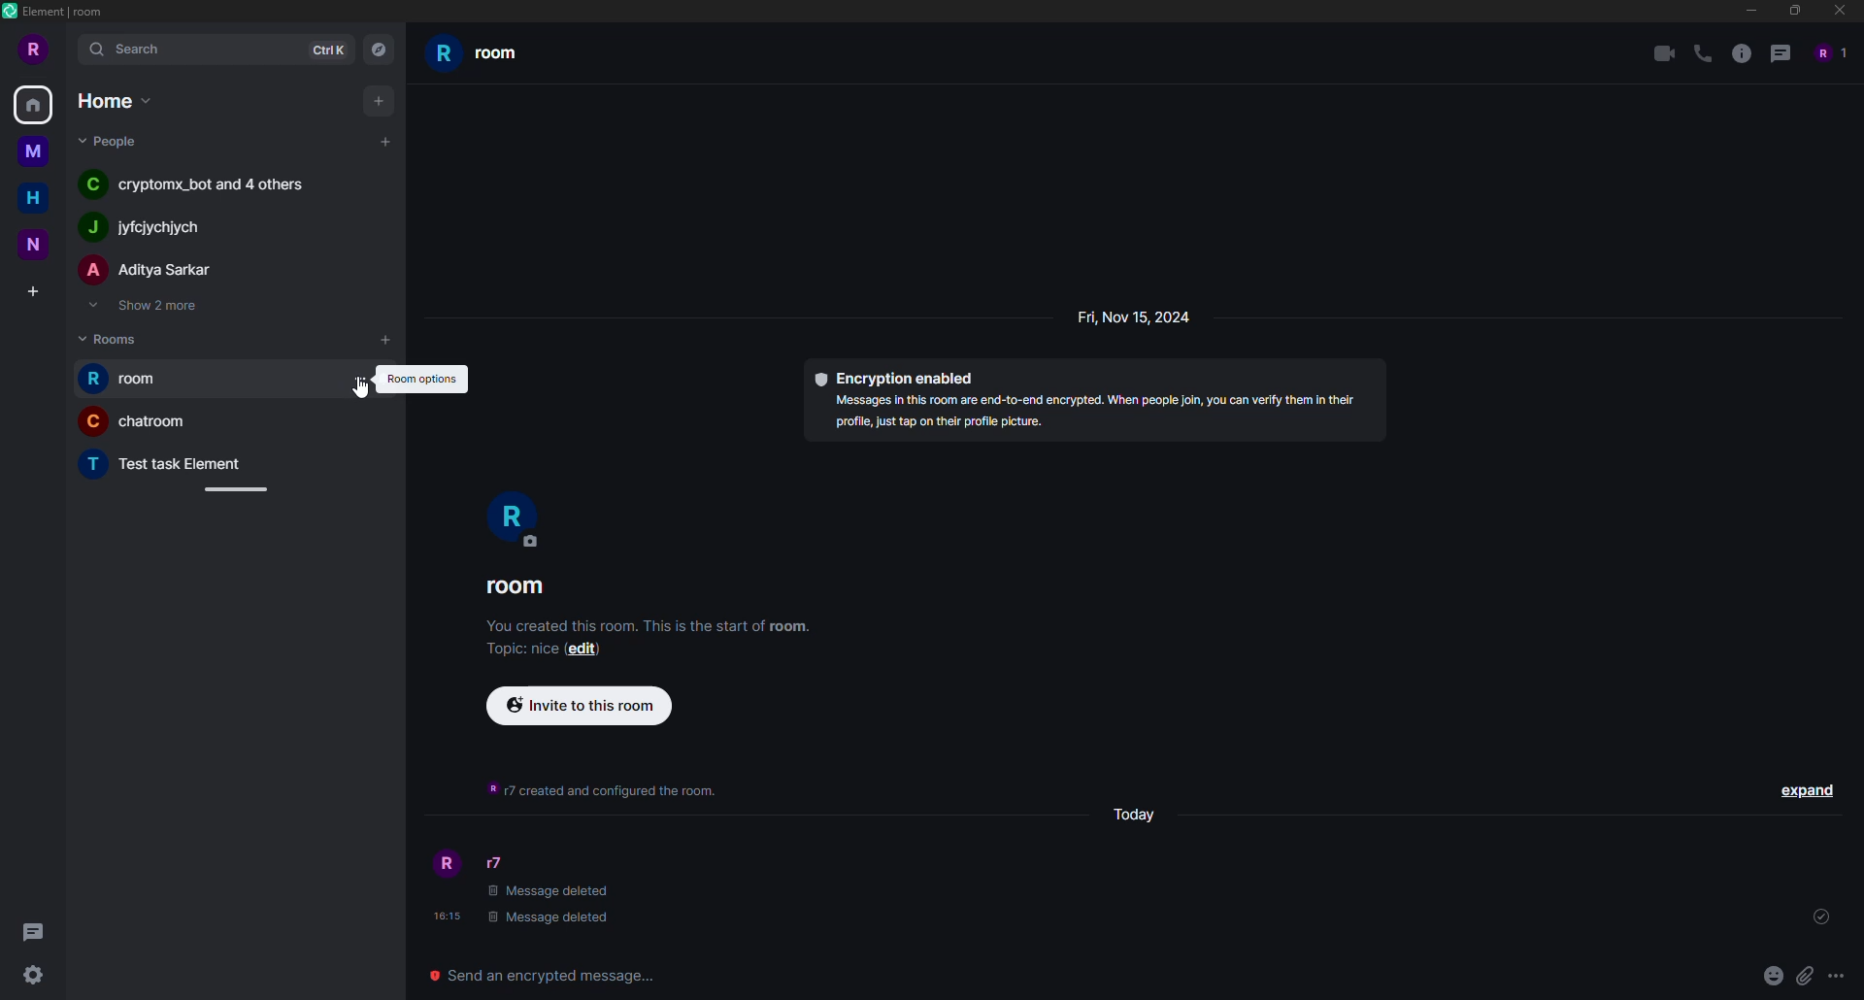 This screenshot has width=1864, height=1000. Describe the element at coordinates (422, 378) in the screenshot. I see `room options` at that location.